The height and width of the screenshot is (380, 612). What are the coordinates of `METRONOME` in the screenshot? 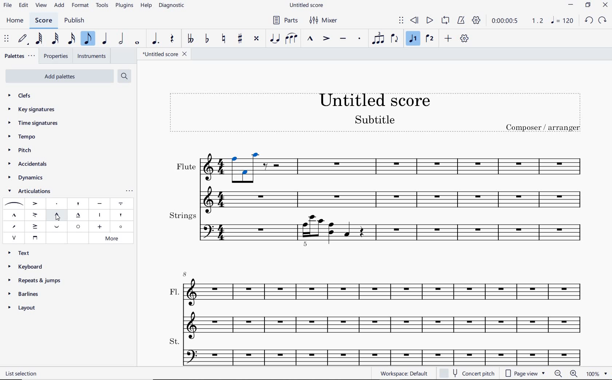 It's located at (462, 20).